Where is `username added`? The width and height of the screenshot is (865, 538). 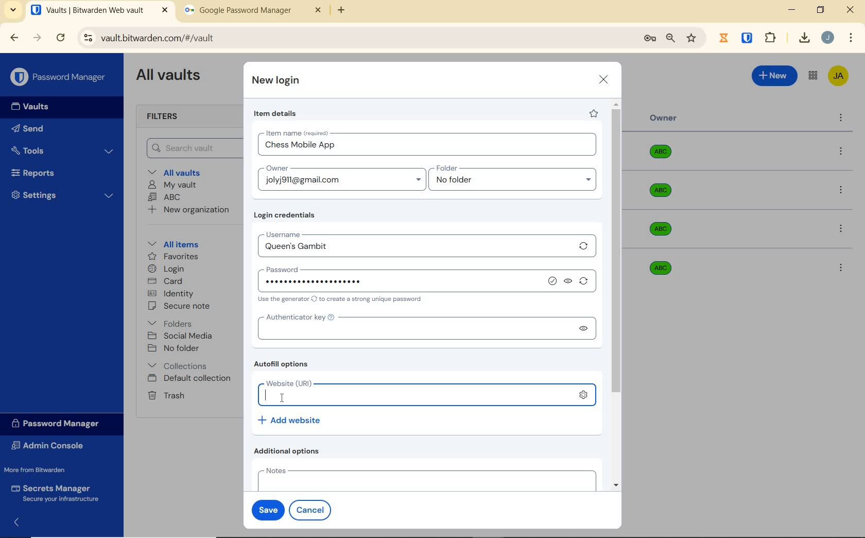 username added is located at coordinates (415, 248).